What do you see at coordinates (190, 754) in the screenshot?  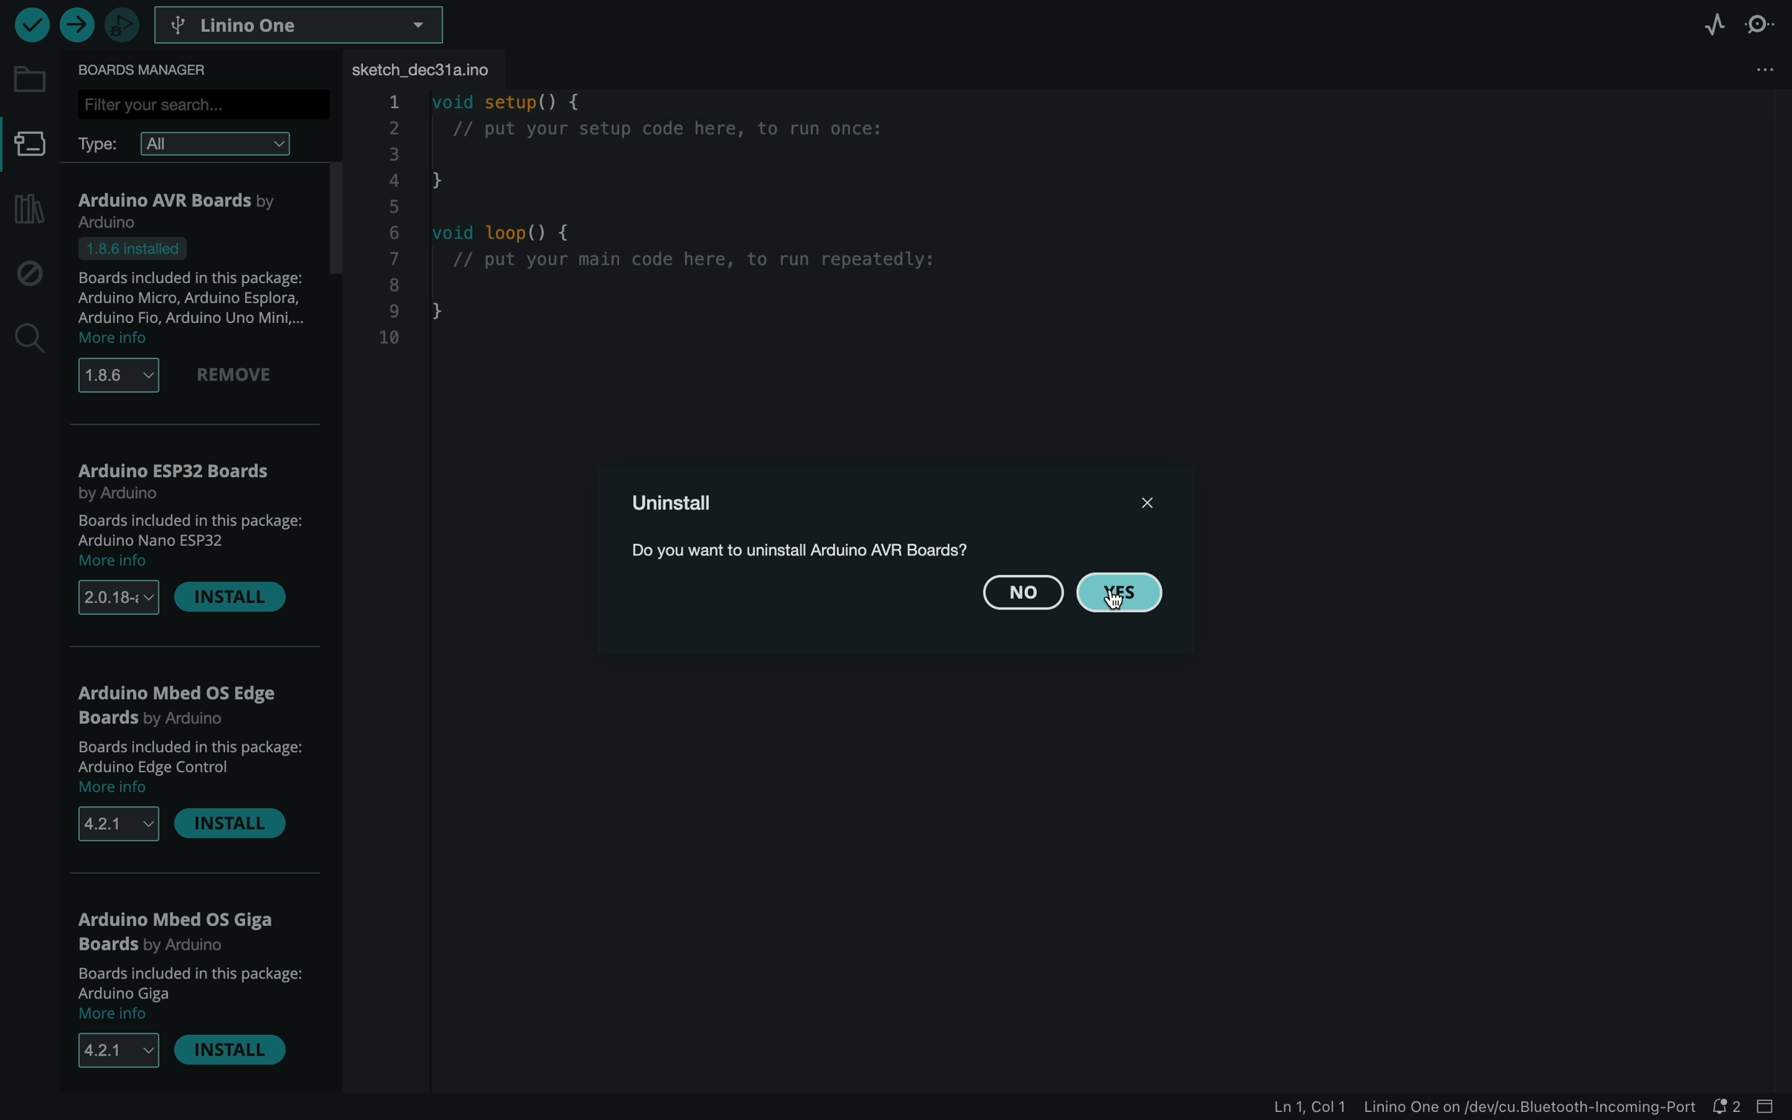 I see `description` at bounding box center [190, 754].